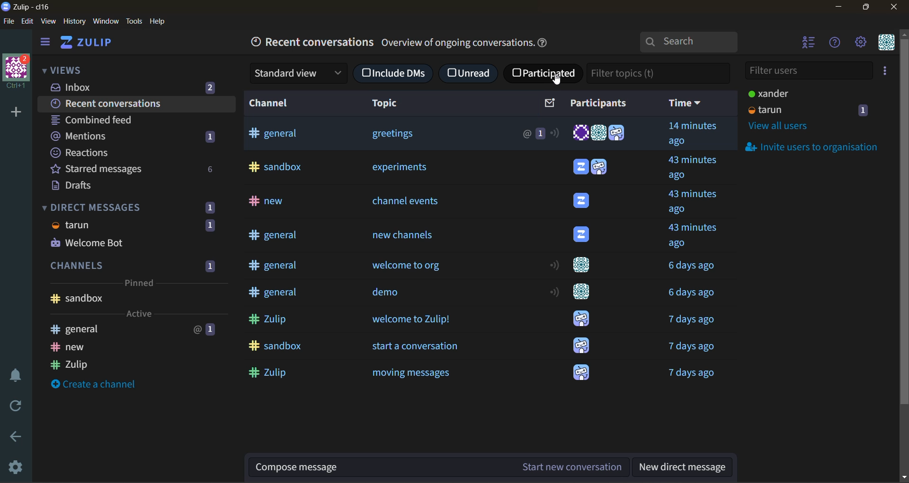 The width and height of the screenshot is (909, 483). I want to click on edit, so click(28, 21).